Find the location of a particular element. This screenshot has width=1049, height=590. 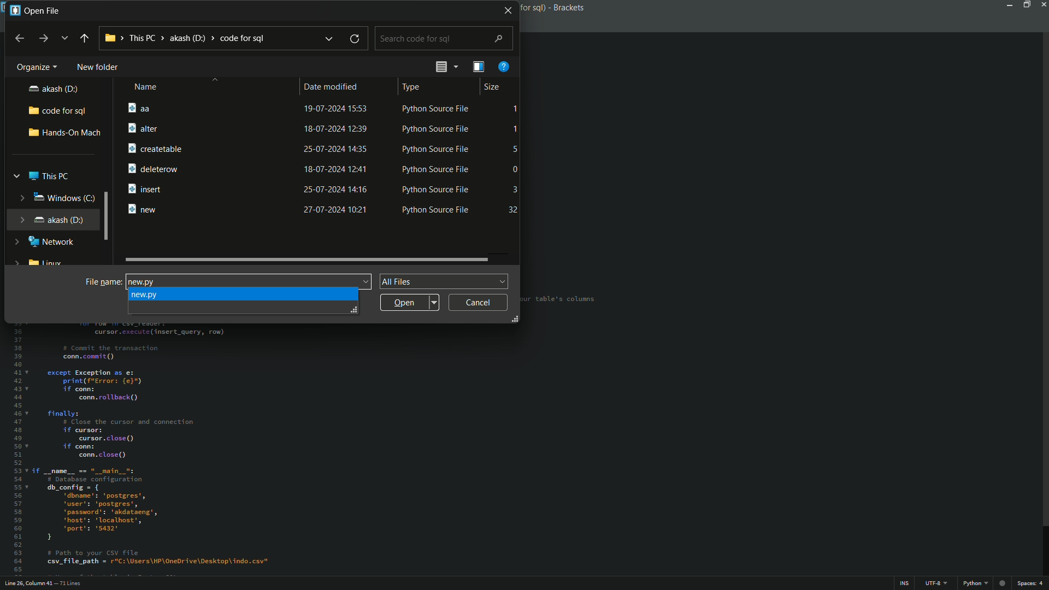

Python Source File is located at coordinates (436, 149).